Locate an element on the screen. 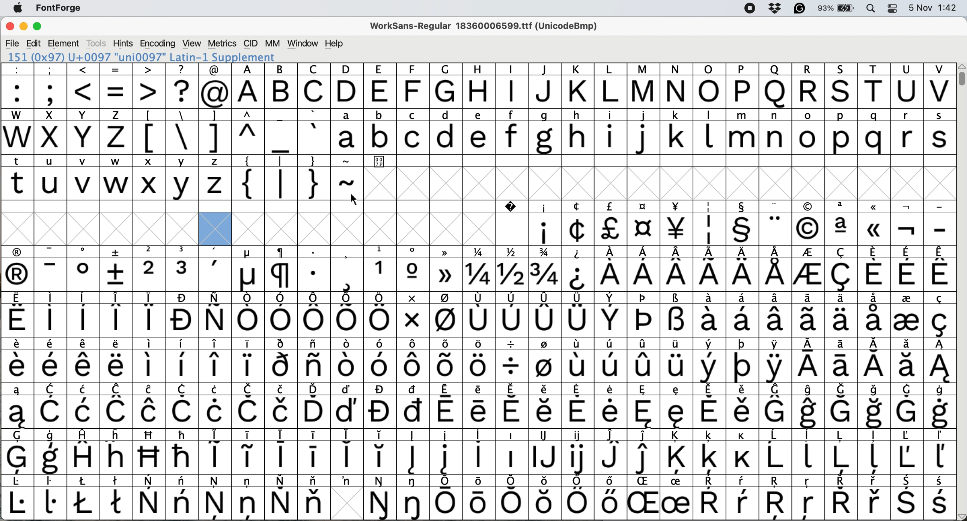   is located at coordinates (842, 86).